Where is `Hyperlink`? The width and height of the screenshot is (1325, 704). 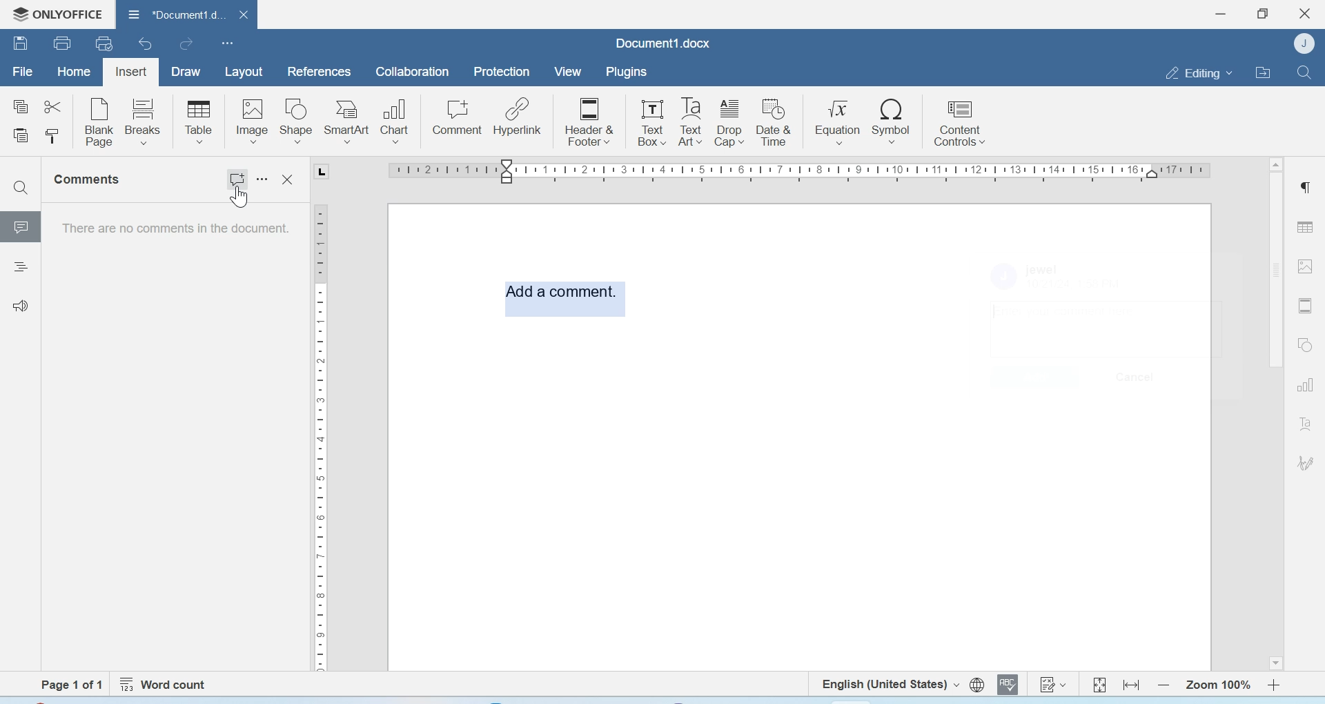 Hyperlink is located at coordinates (517, 117).